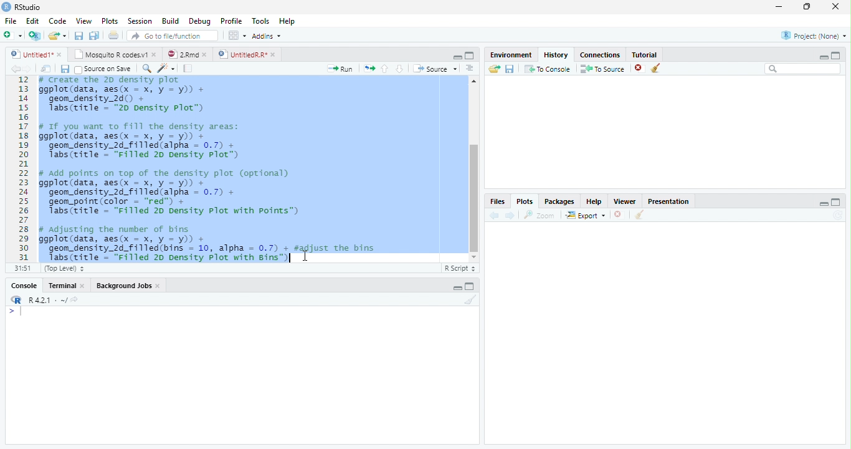 The image size is (851, 449). Describe the element at coordinates (803, 69) in the screenshot. I see `Search` at that location.